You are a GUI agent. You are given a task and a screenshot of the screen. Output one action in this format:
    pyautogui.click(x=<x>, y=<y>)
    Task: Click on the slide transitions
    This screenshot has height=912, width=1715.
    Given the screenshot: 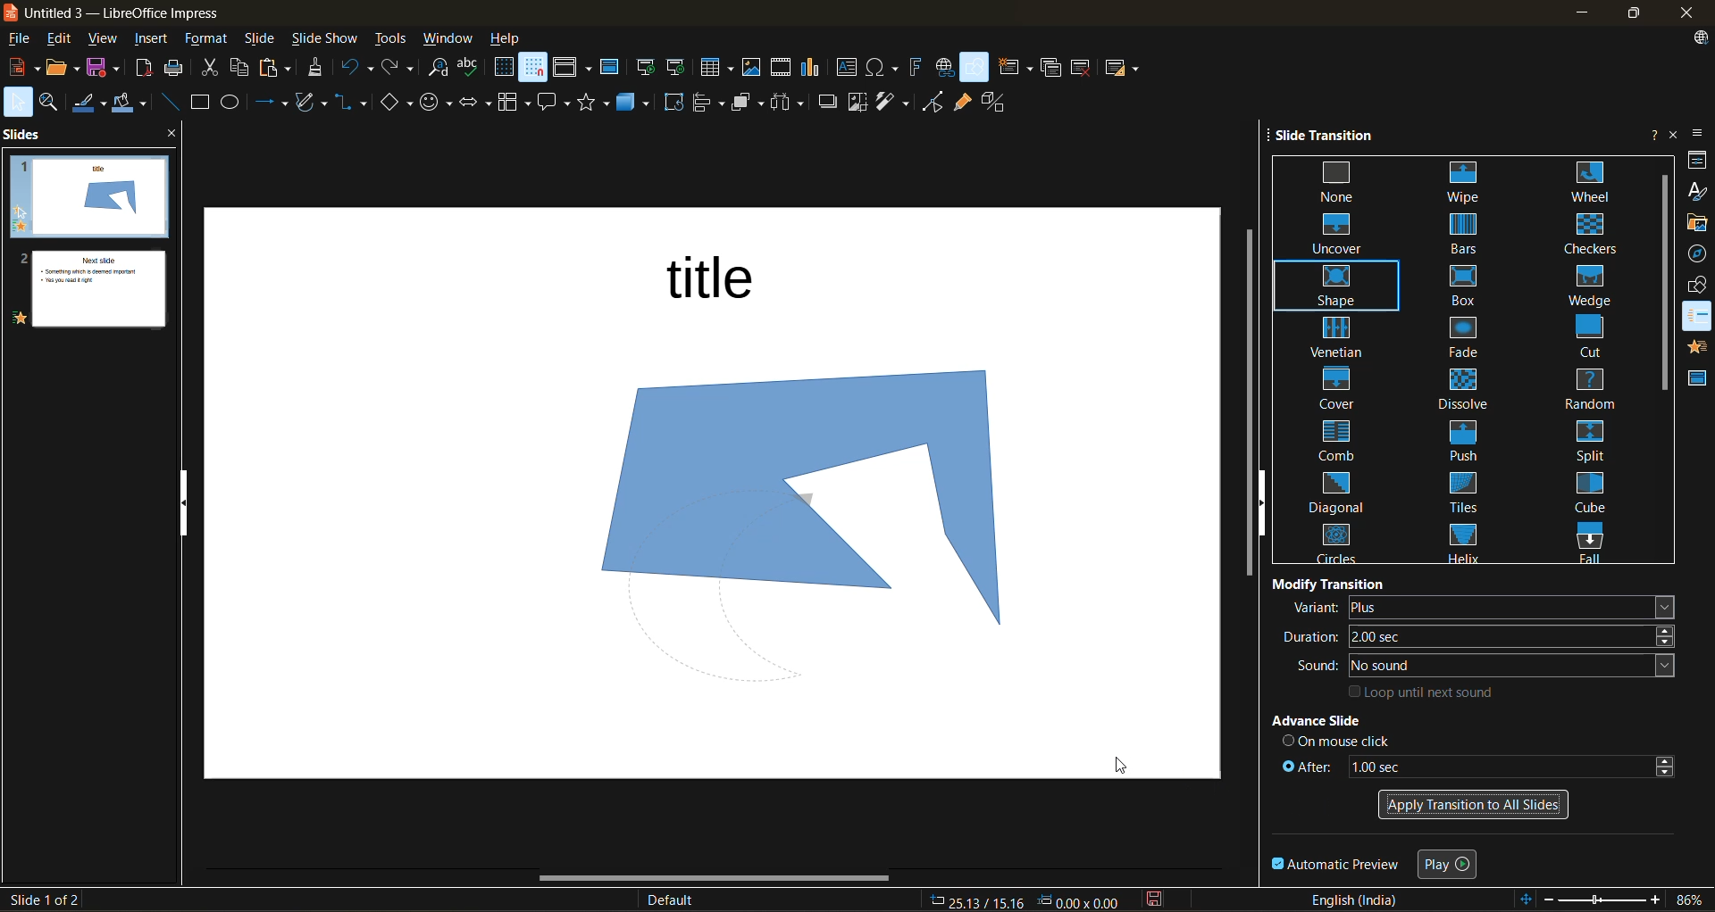 What is the action you would take?
    pyautogui.click(x=1466, y=361)
    